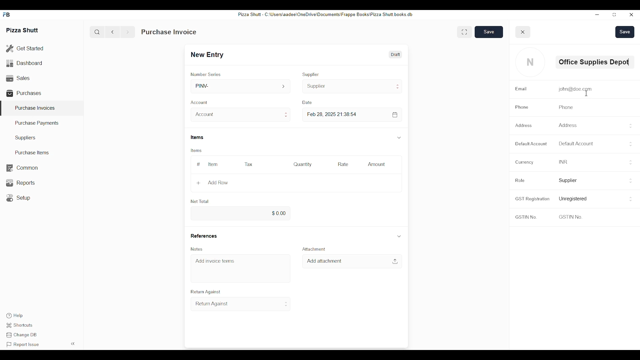 This screenshot has height=360, width=640. What do you see at coordinates (489, 32) in the screenshot?
I see `Save` at bounding box center [489, 32].